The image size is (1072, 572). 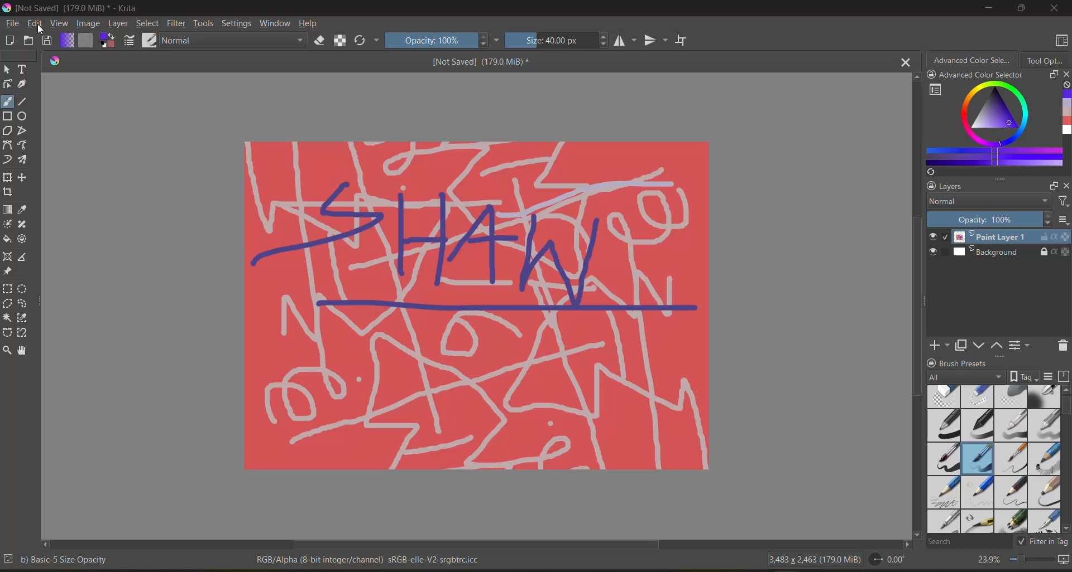 What do you see at coordinates (7, 130) in the screenshot?
I see `polygon tool` at bounding box center [7, 130].